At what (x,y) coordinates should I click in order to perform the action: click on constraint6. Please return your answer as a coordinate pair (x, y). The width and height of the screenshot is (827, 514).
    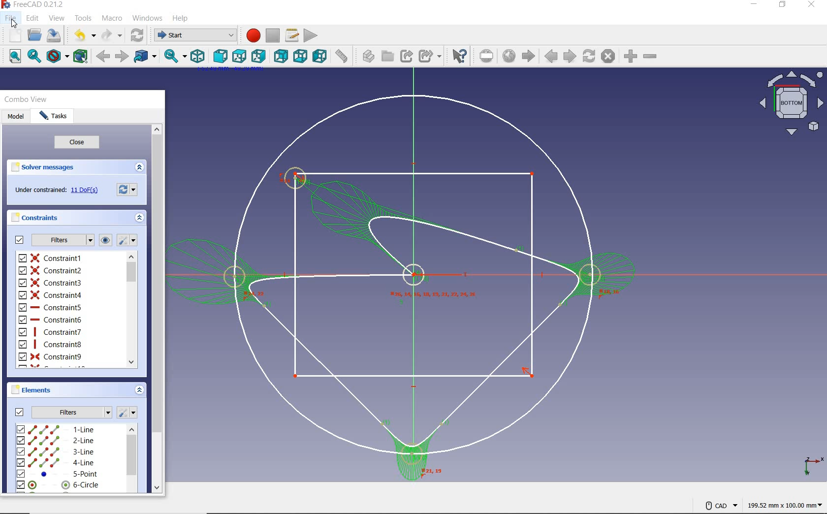
    Looking at the image, I should click on (51, 320).